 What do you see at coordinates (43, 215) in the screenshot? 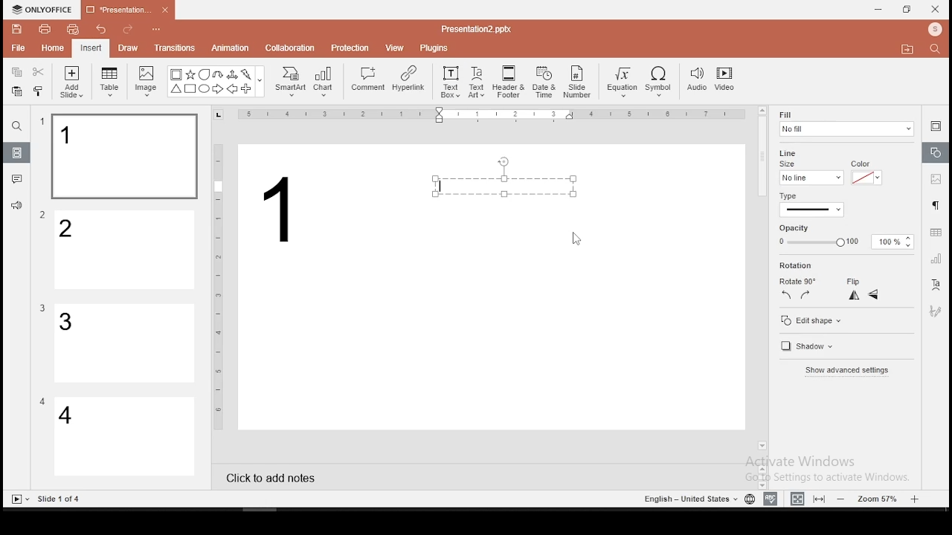
I see `` at bounding box center [43, 215].